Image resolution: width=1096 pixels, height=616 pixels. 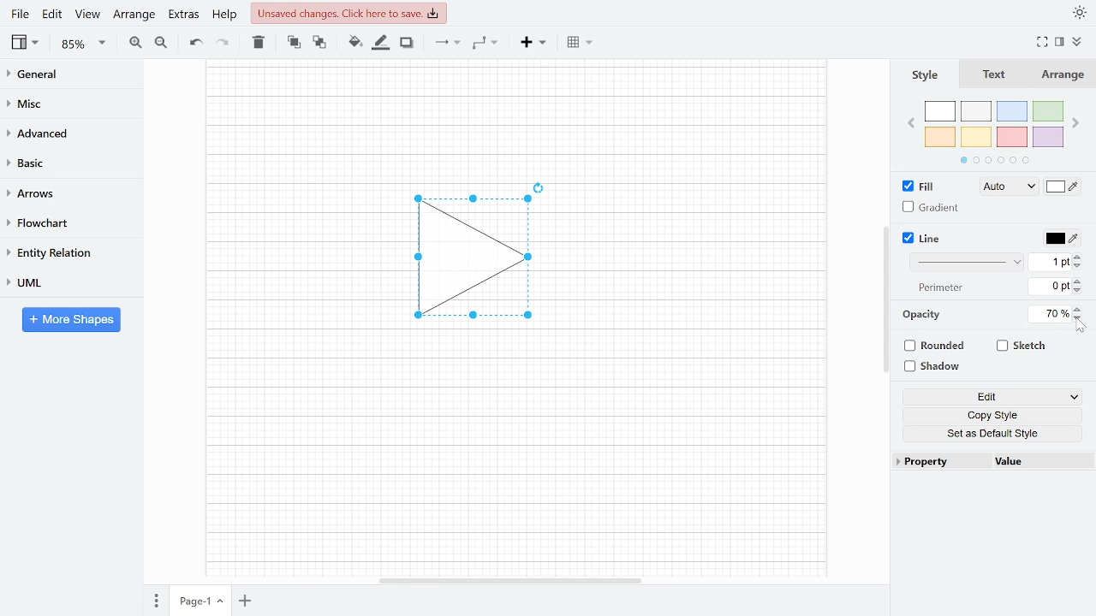 What do you see at coordinates (1022, 346) in the screenshot?
I see `Sketch` at bounding box center [1022, 346].